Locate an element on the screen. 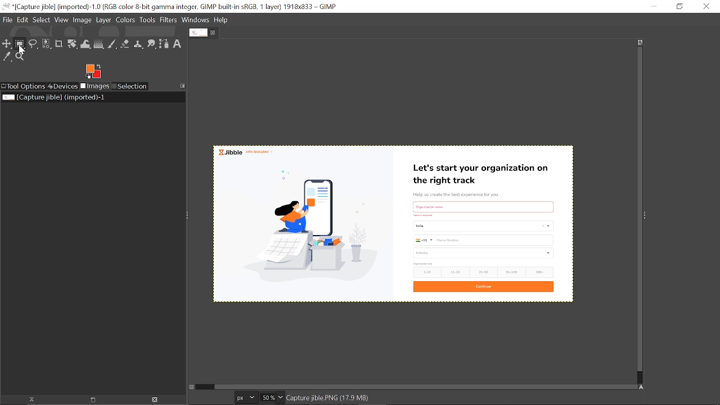  Toggle quick mask on/off is located at coordinates (193, 388).